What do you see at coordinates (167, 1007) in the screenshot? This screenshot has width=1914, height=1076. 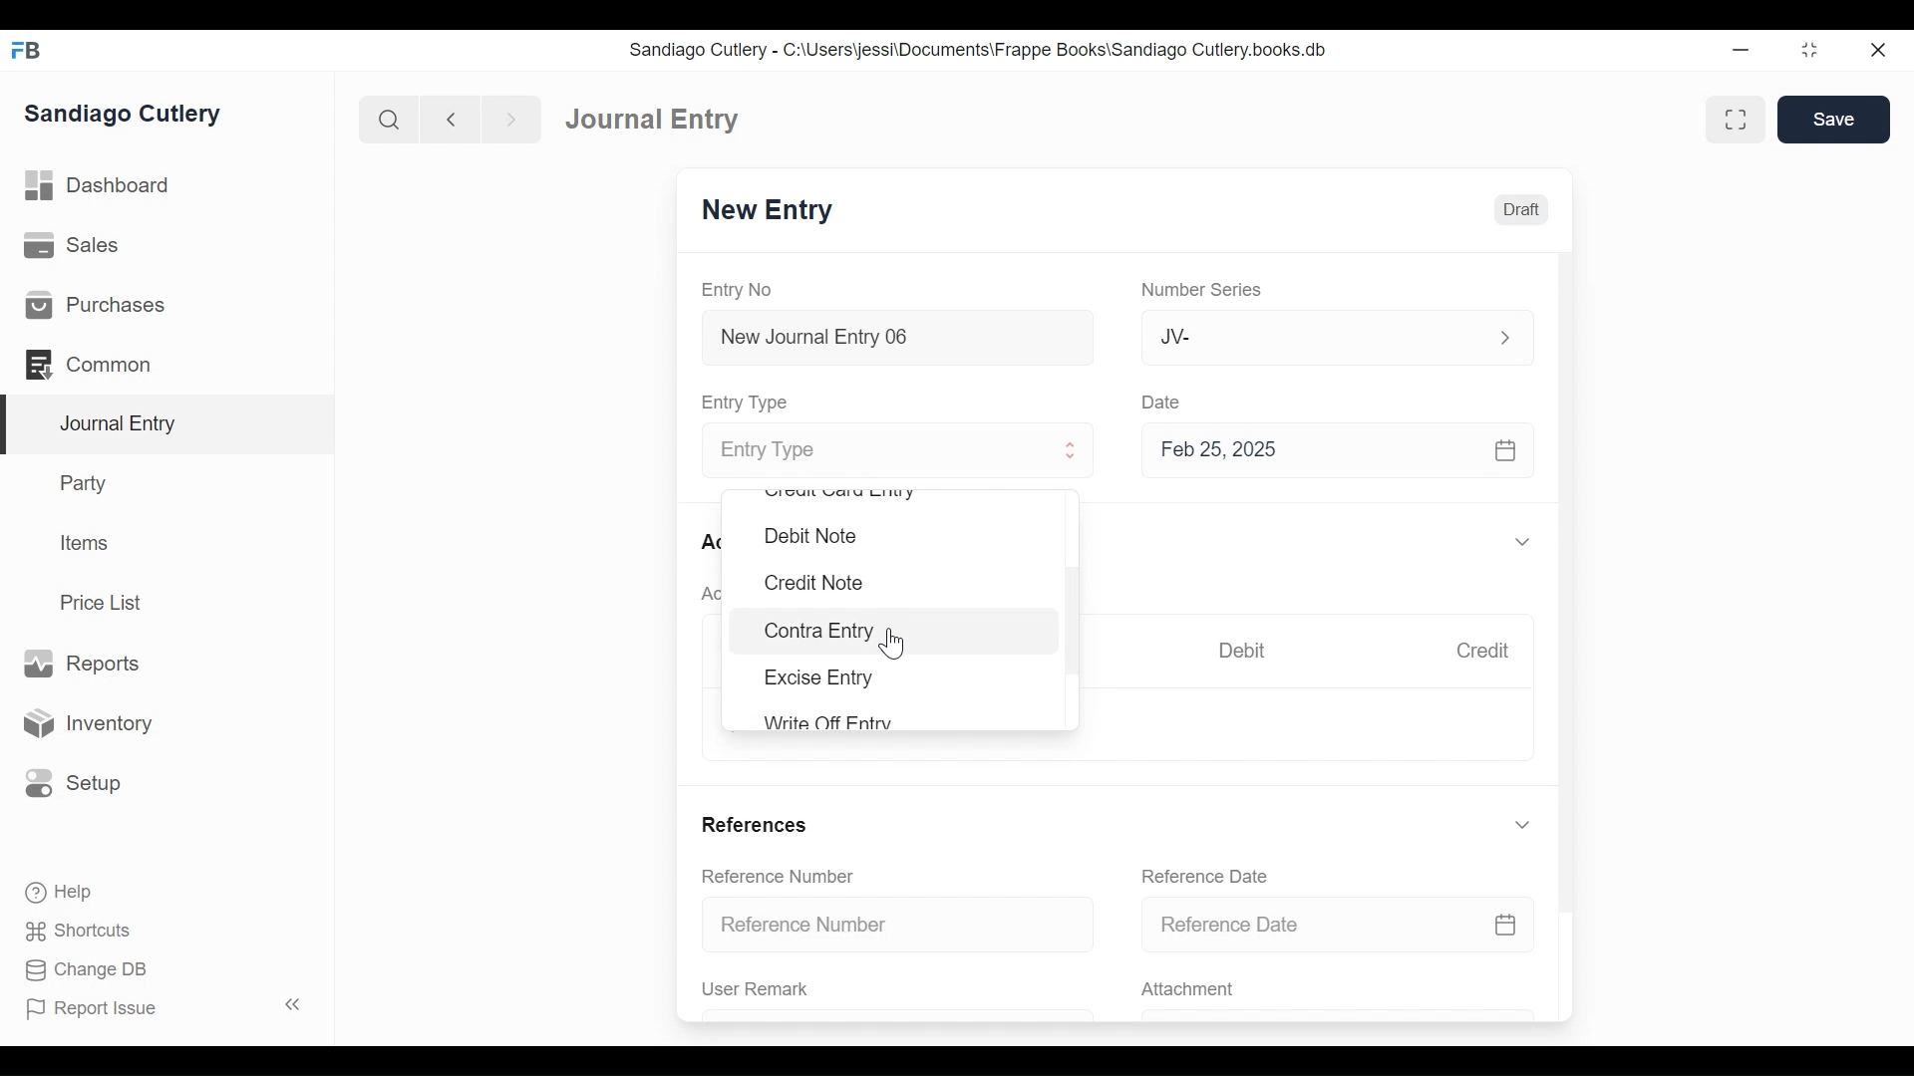 I see `Report Issue` at bounding box center [167, 1007].